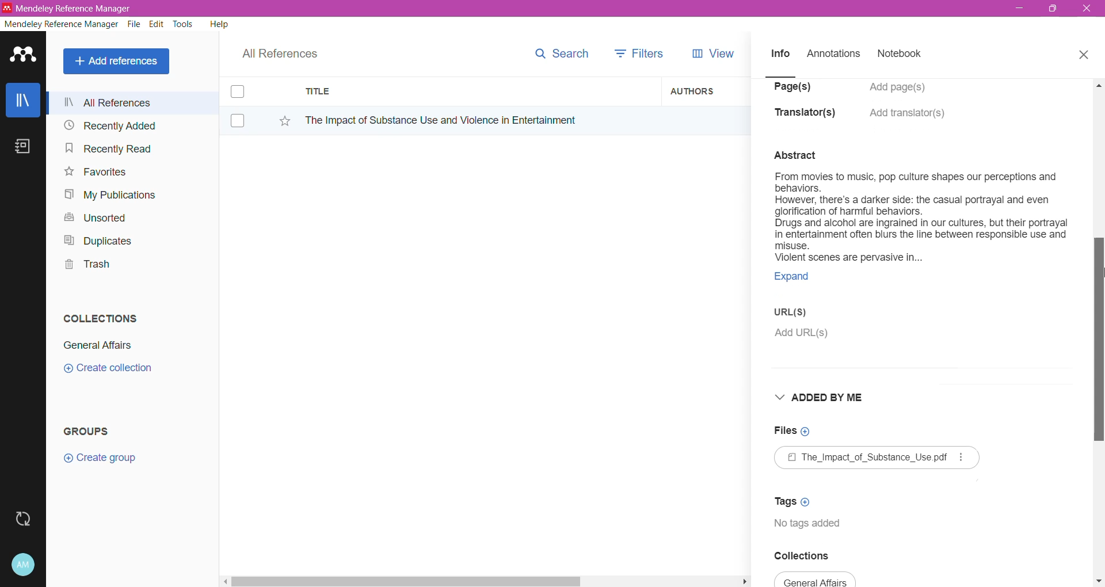 Image resolution: width=1105 pixels, height=587 pixels. Describe the element at coordinates (282, 121) in the screenshot. I see `Click to Add to Favorites` at that location.